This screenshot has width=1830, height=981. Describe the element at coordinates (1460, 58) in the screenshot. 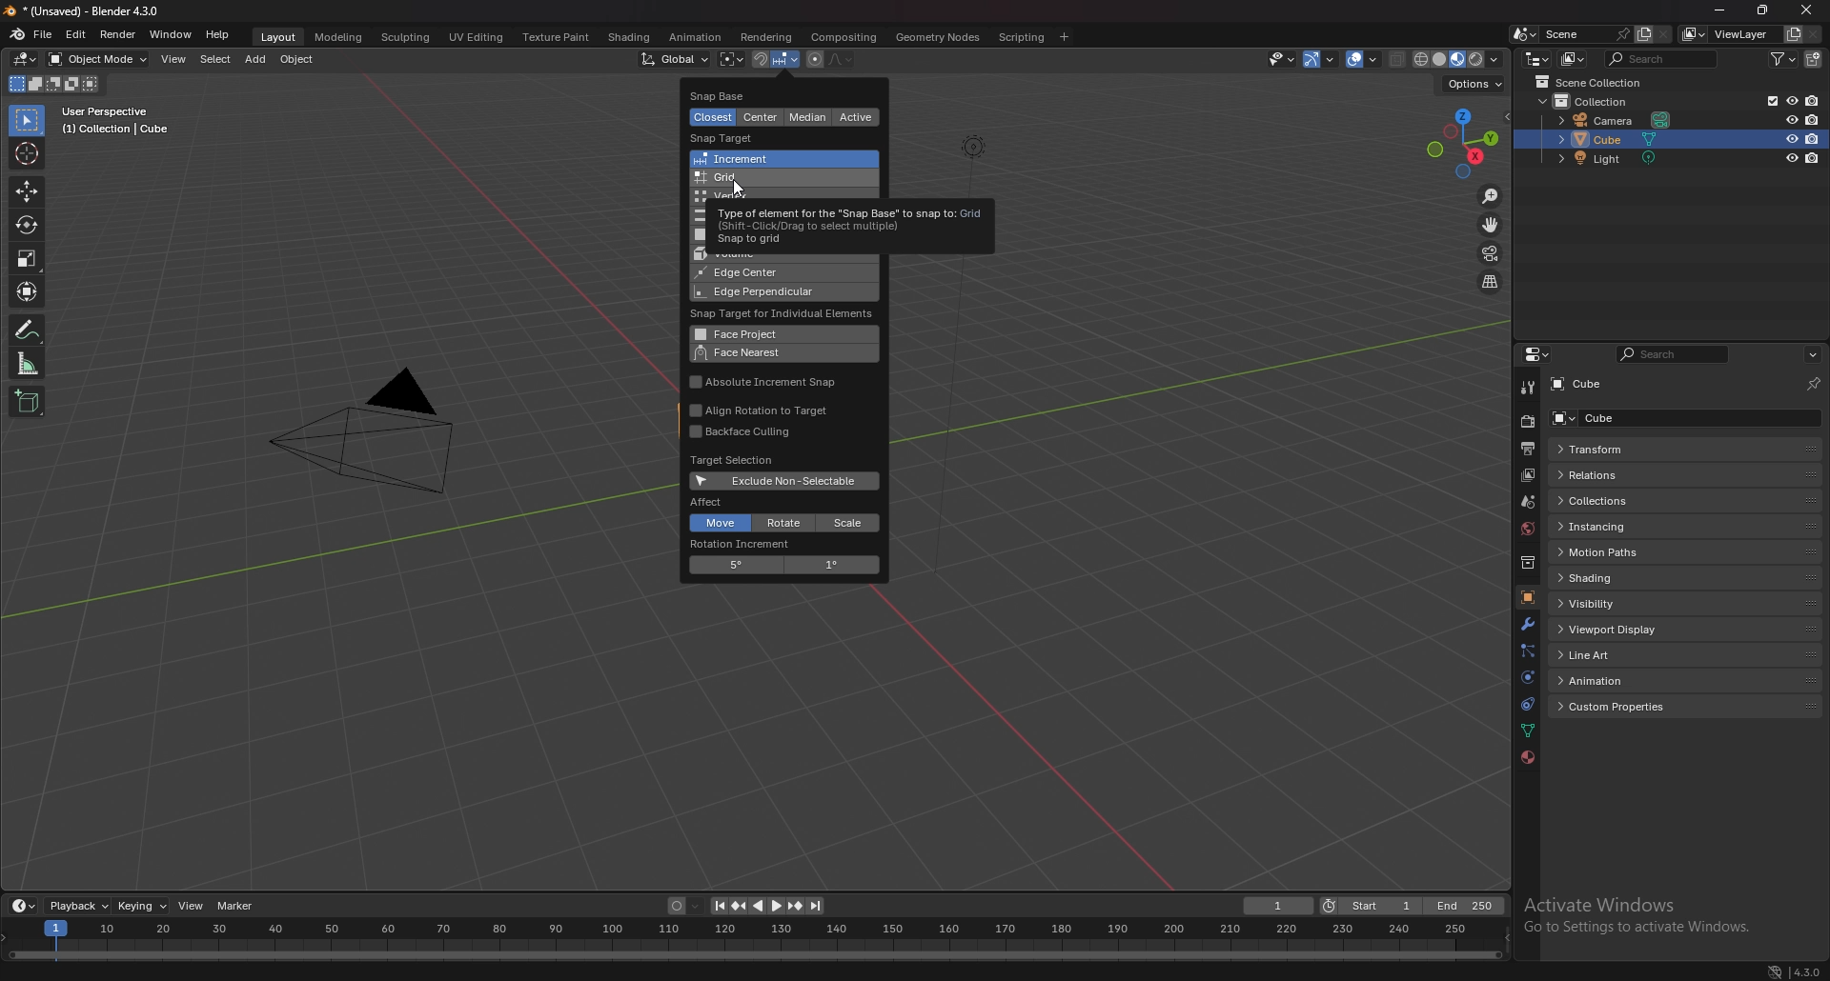

I see `viewport shading` at that location.